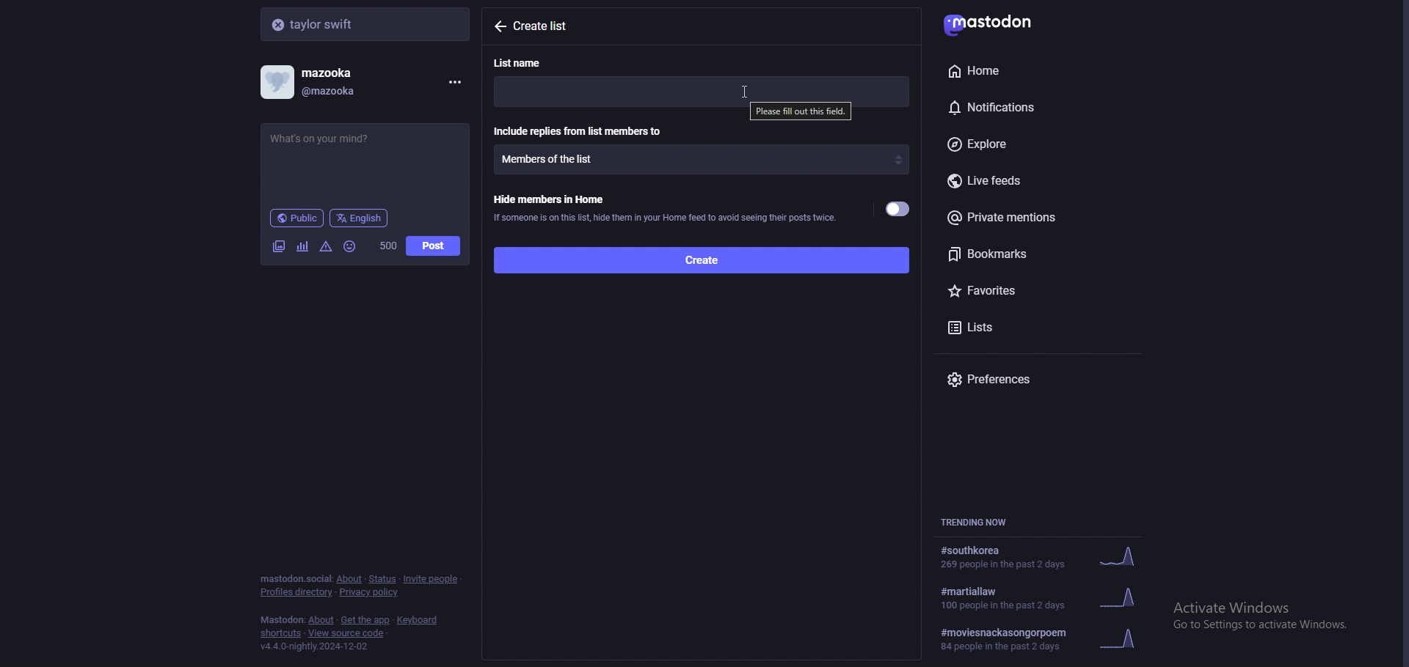  I want to click on toggle, so click(899, 210).